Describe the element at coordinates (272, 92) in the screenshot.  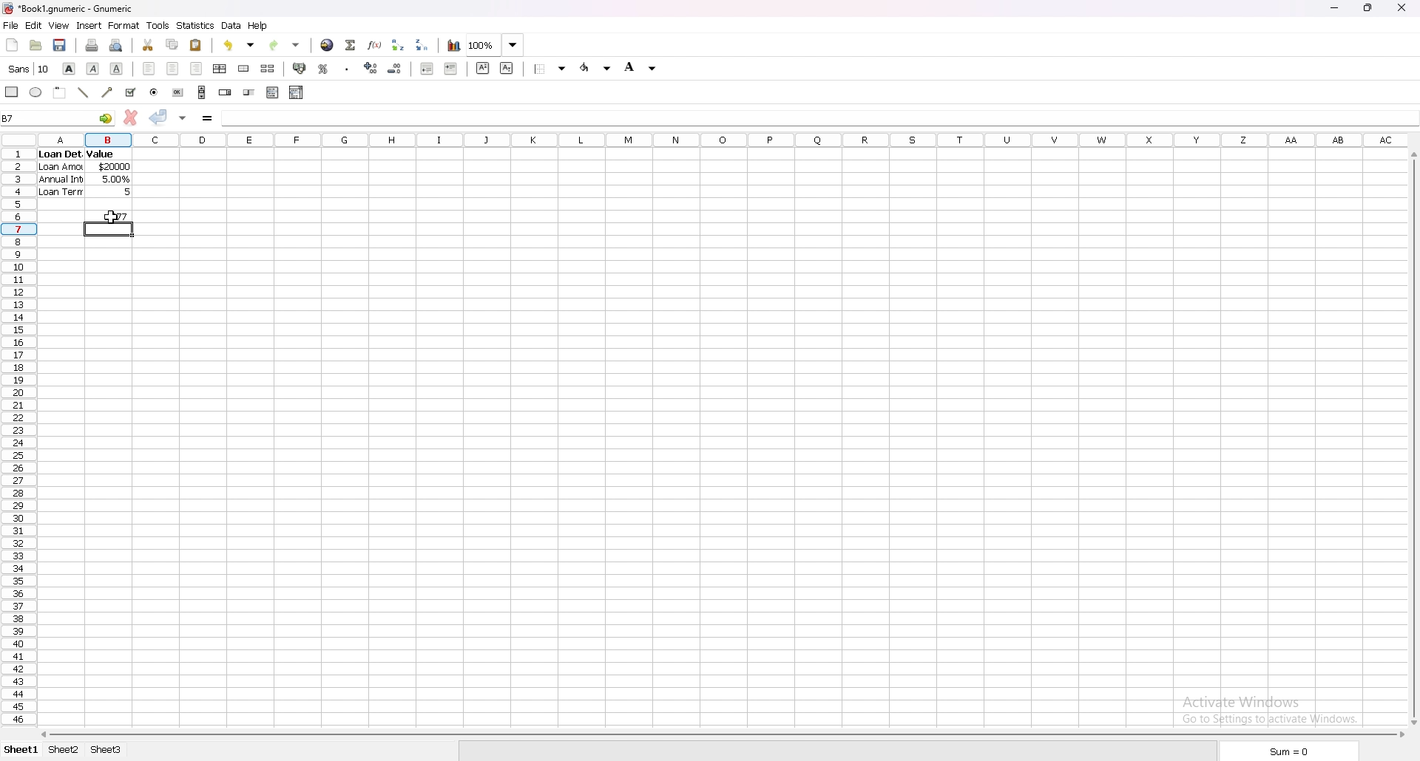
I see `list` at that location.